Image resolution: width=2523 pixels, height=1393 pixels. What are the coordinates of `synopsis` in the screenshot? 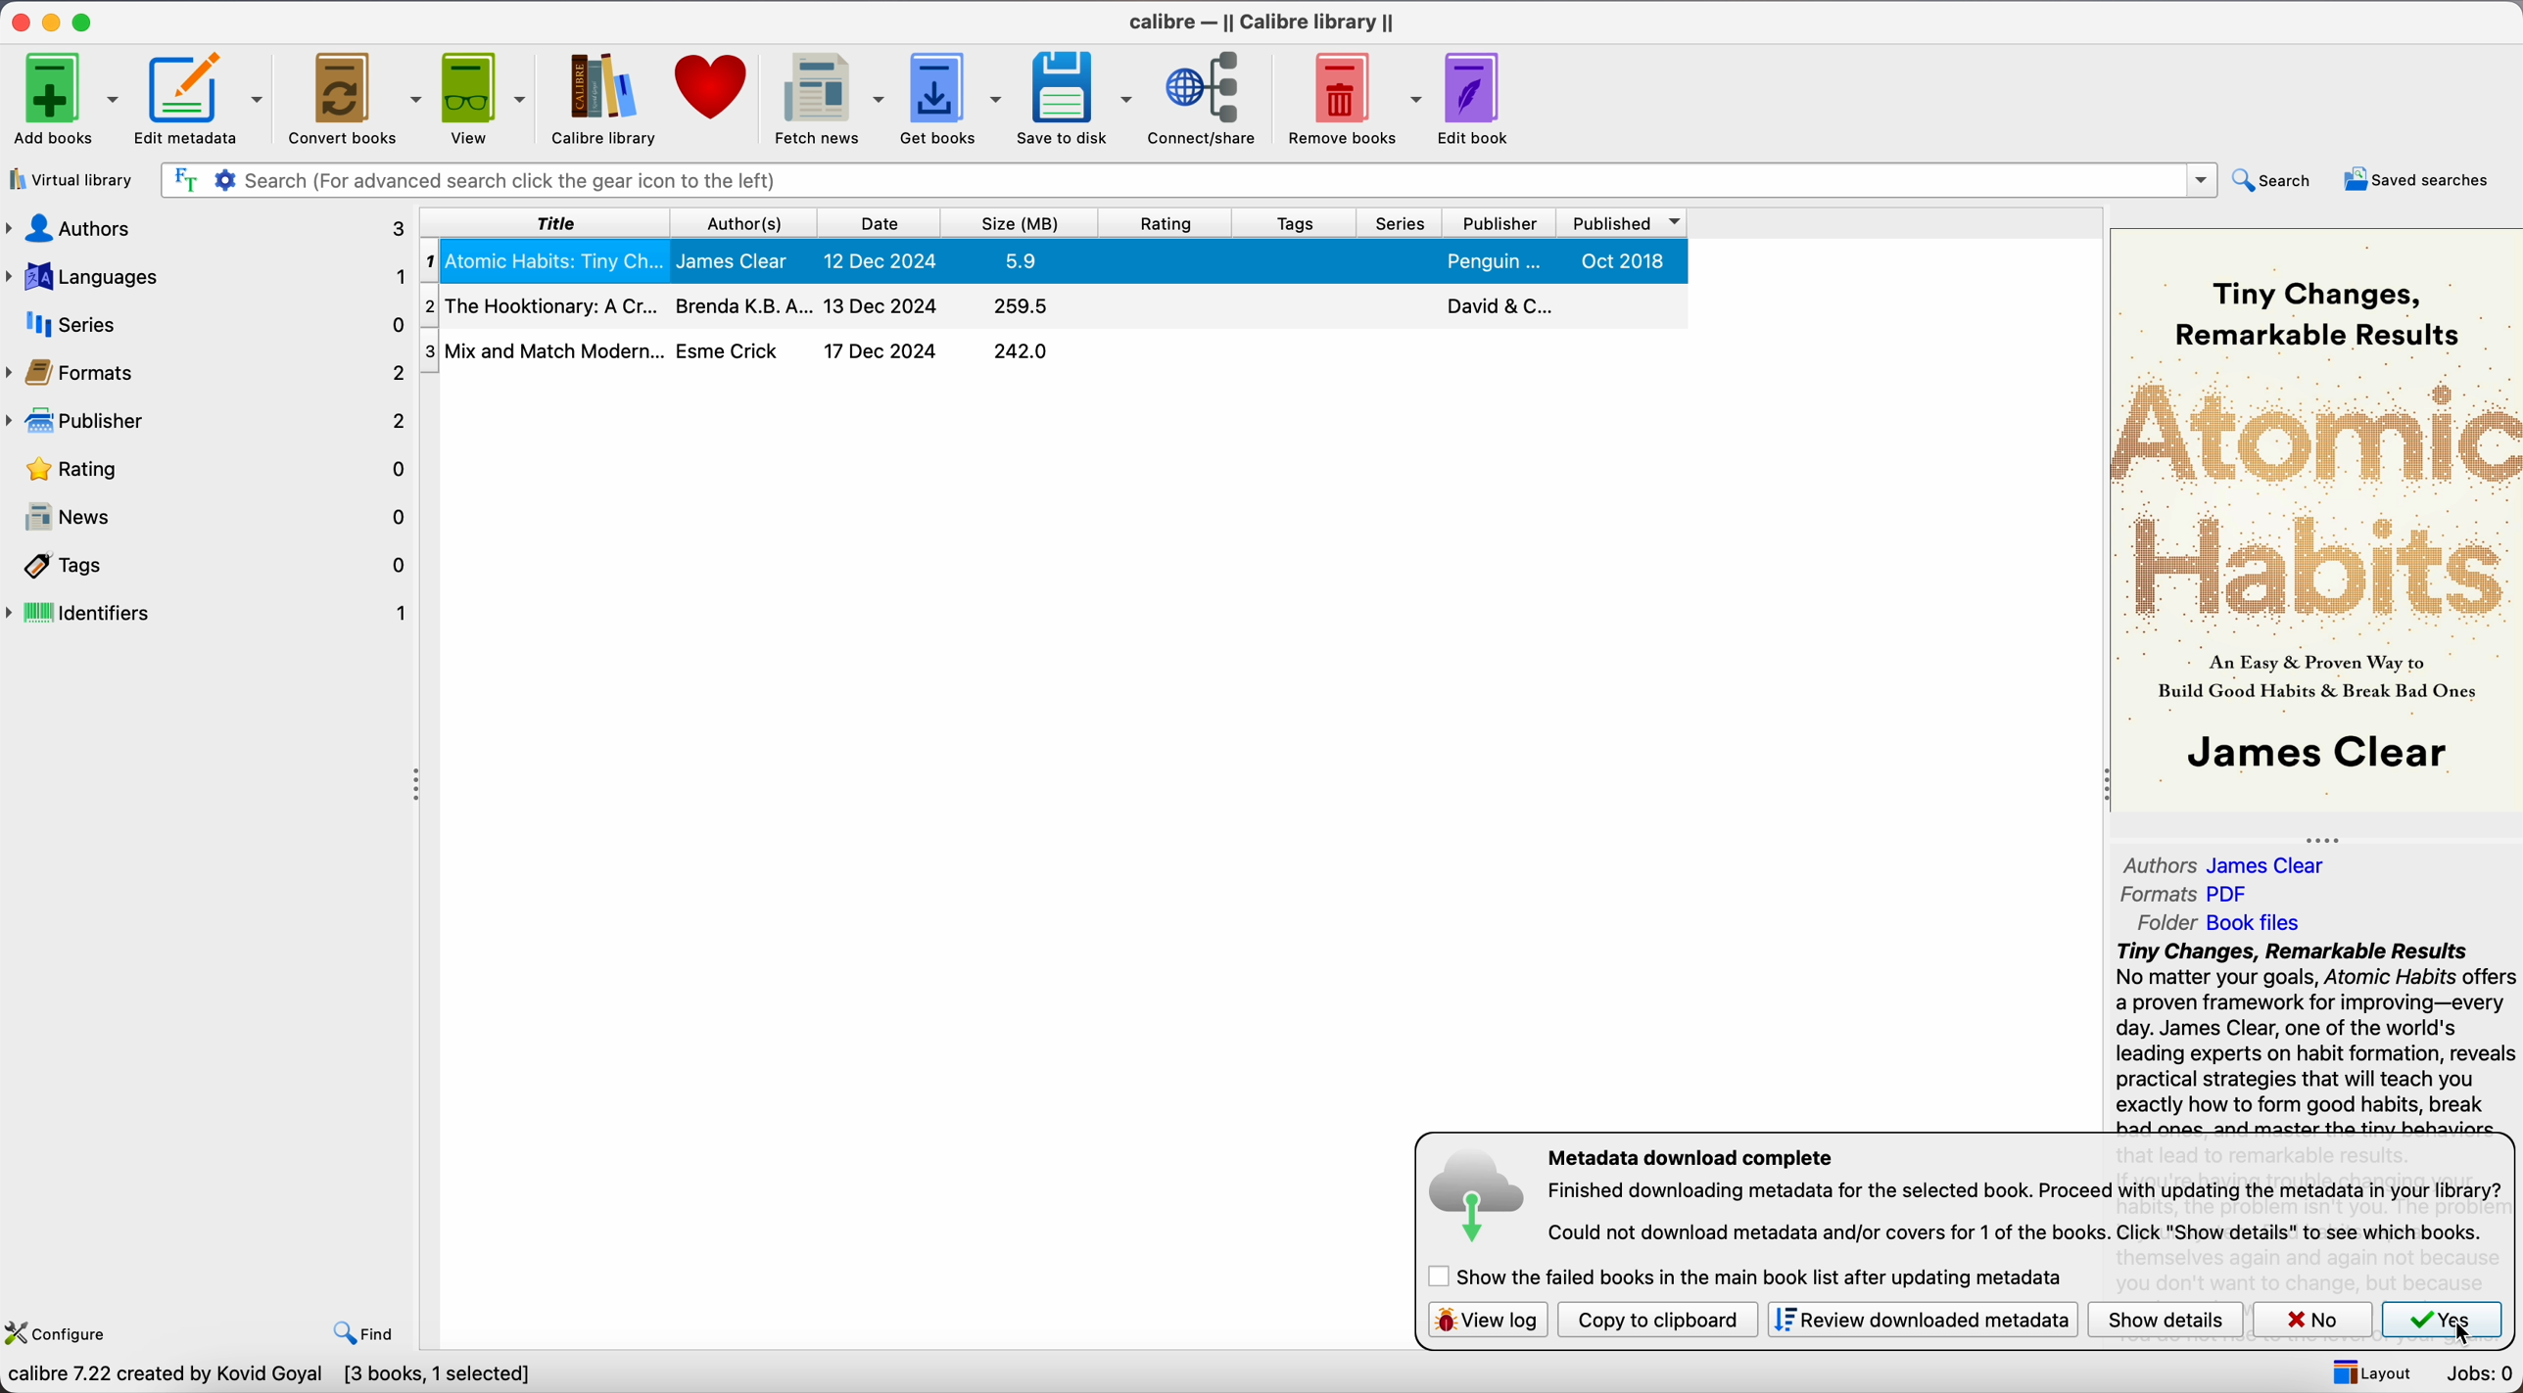 It's located at (2316, 1036).